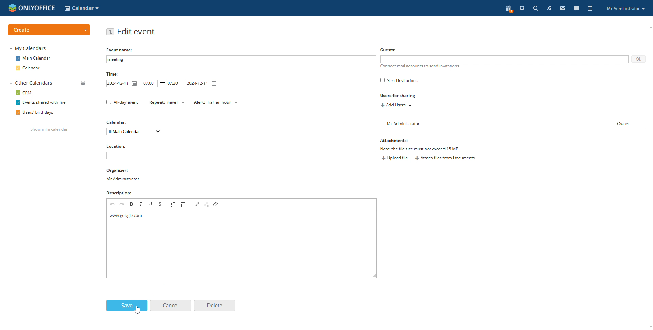  What do you see at coordinates (33, 58) in the screenshot?
I see `main calendar` at bounding box center [33, 58].